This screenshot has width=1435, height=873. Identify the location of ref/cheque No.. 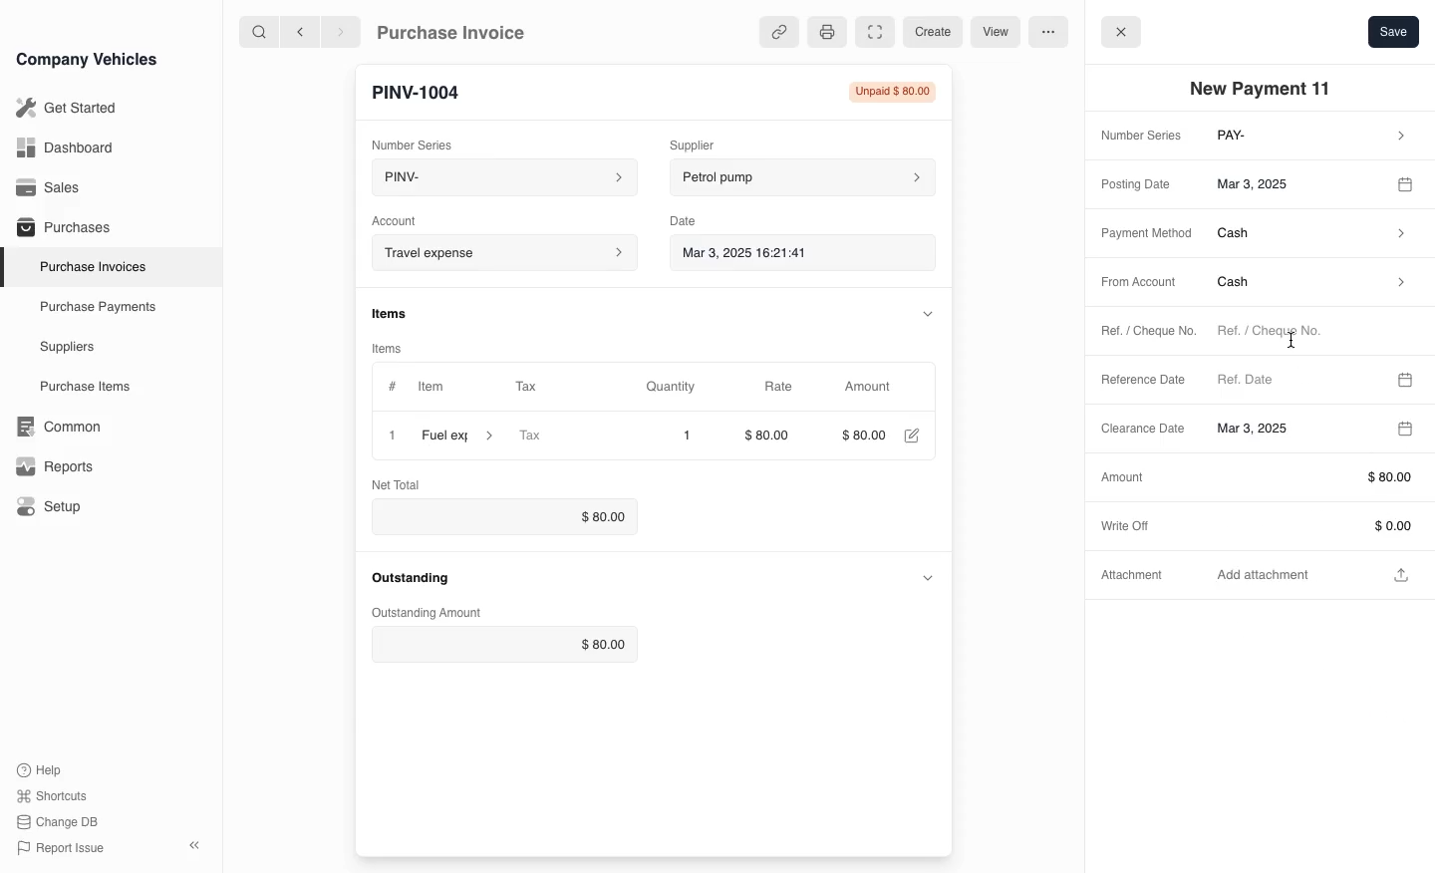
(1309, 333).